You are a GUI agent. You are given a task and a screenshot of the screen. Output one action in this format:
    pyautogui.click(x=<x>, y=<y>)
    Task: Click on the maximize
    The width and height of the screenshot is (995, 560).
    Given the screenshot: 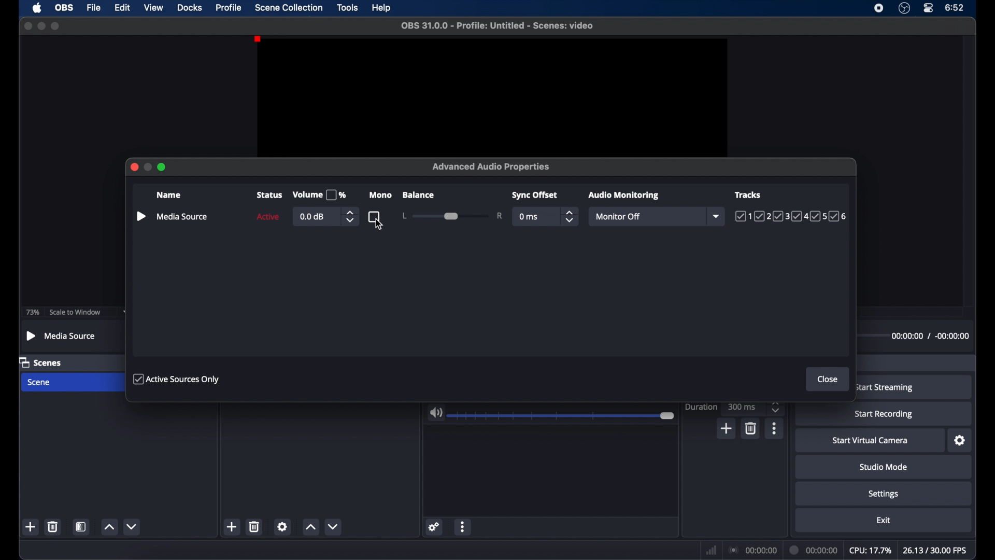 What is the action you would take?
    pyautogui.click(x=163, y=167)
    